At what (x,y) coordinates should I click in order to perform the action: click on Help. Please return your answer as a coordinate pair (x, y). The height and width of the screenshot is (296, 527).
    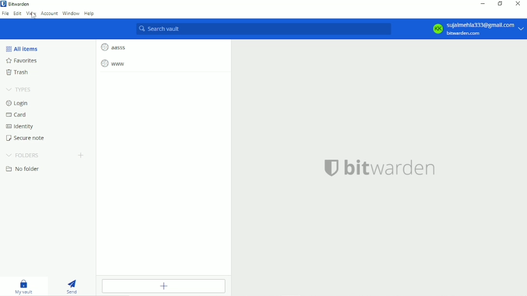
    Looking at the image, I should click on (90, 13).